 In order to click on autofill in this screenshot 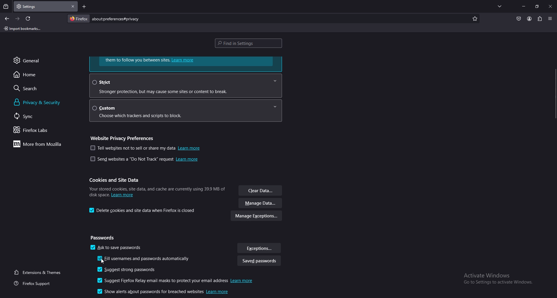, I will do `click(145, 259)`.